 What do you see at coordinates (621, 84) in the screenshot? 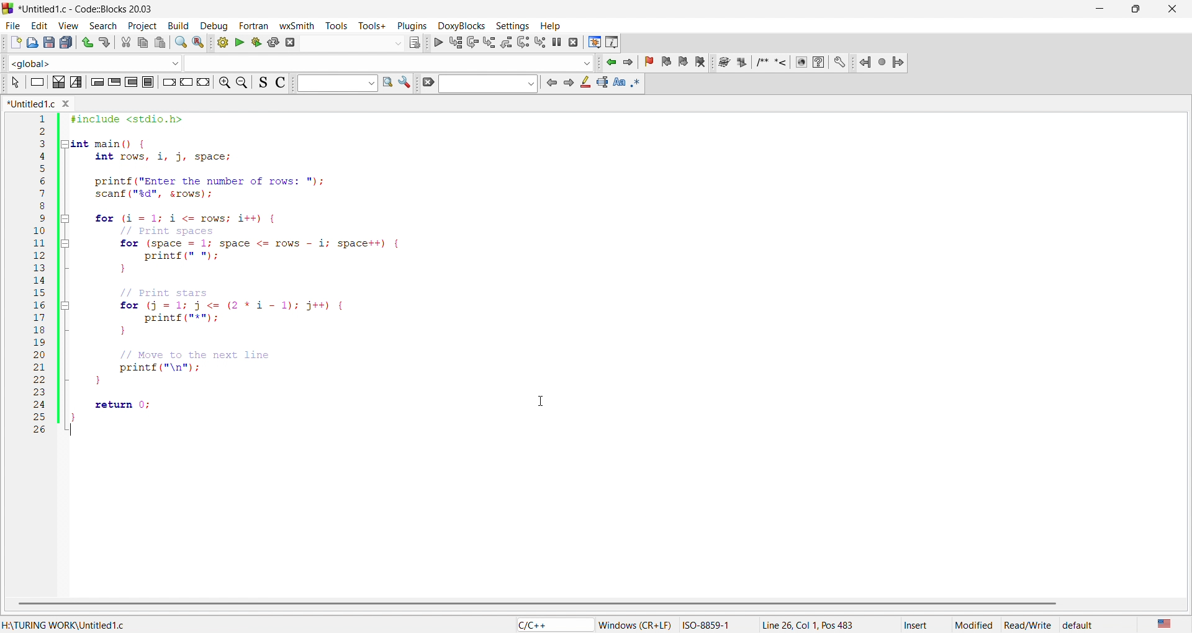
I see `icon` at bounding box center [621, 84].